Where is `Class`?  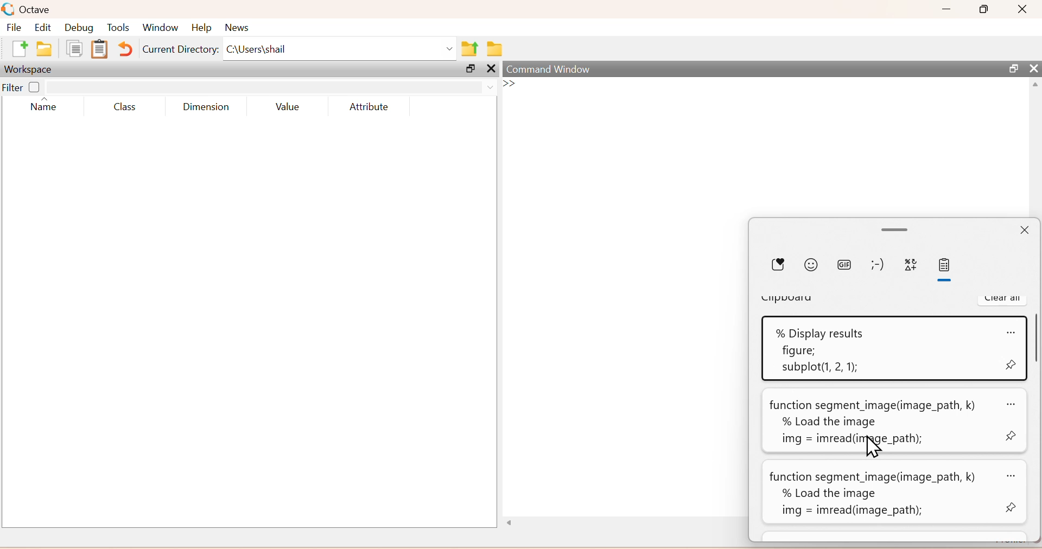
Class is located at coordinates (127, 107).